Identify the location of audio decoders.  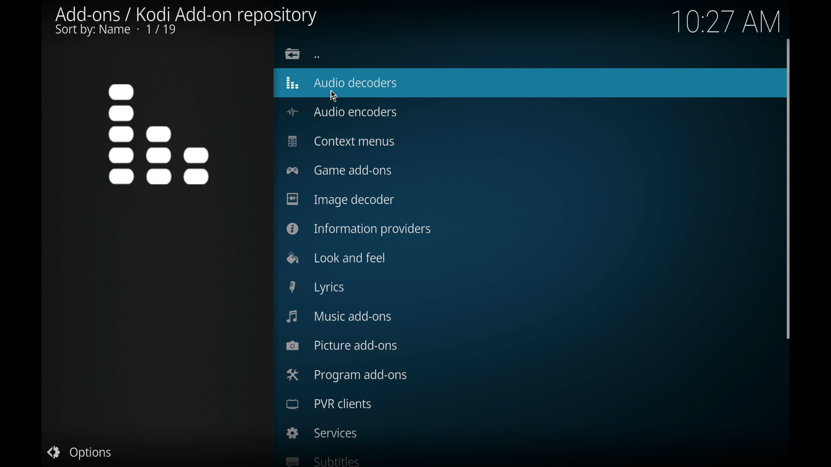
(342, 83).